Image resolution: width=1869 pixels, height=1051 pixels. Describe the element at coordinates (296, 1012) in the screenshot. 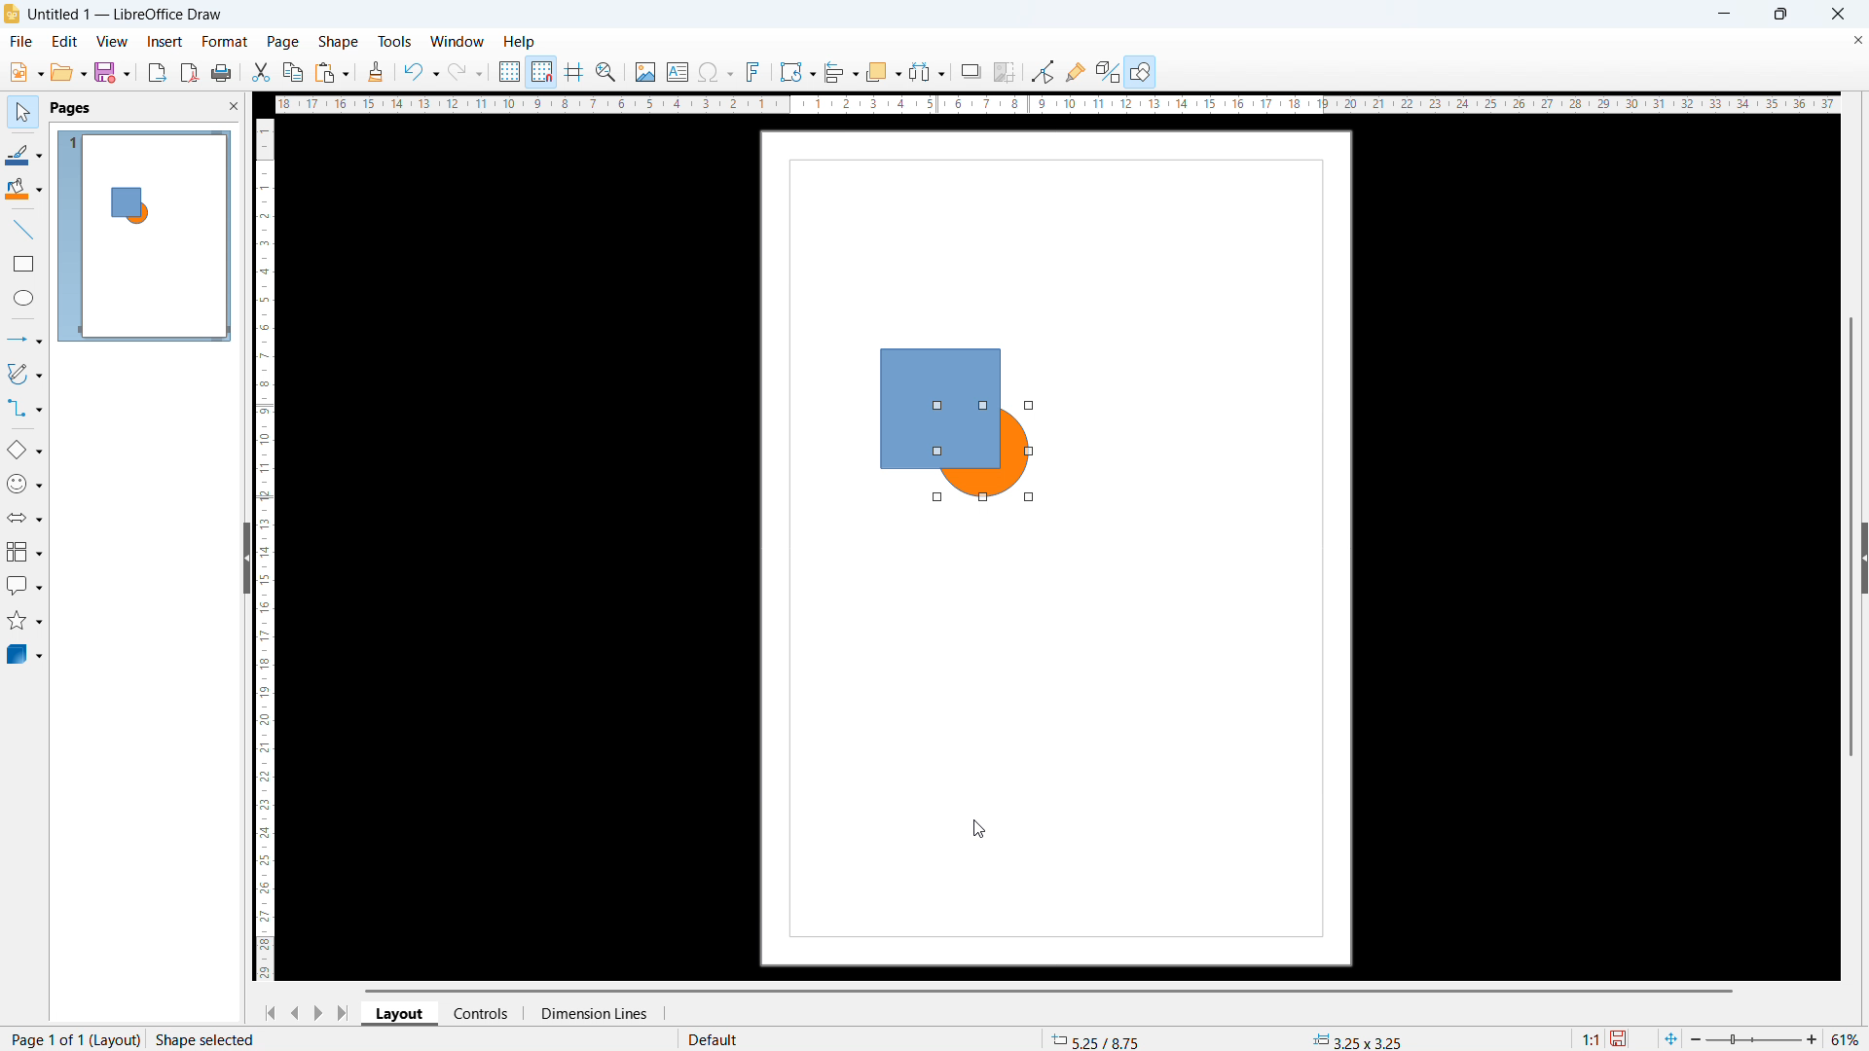

I see `previous page` at that location.